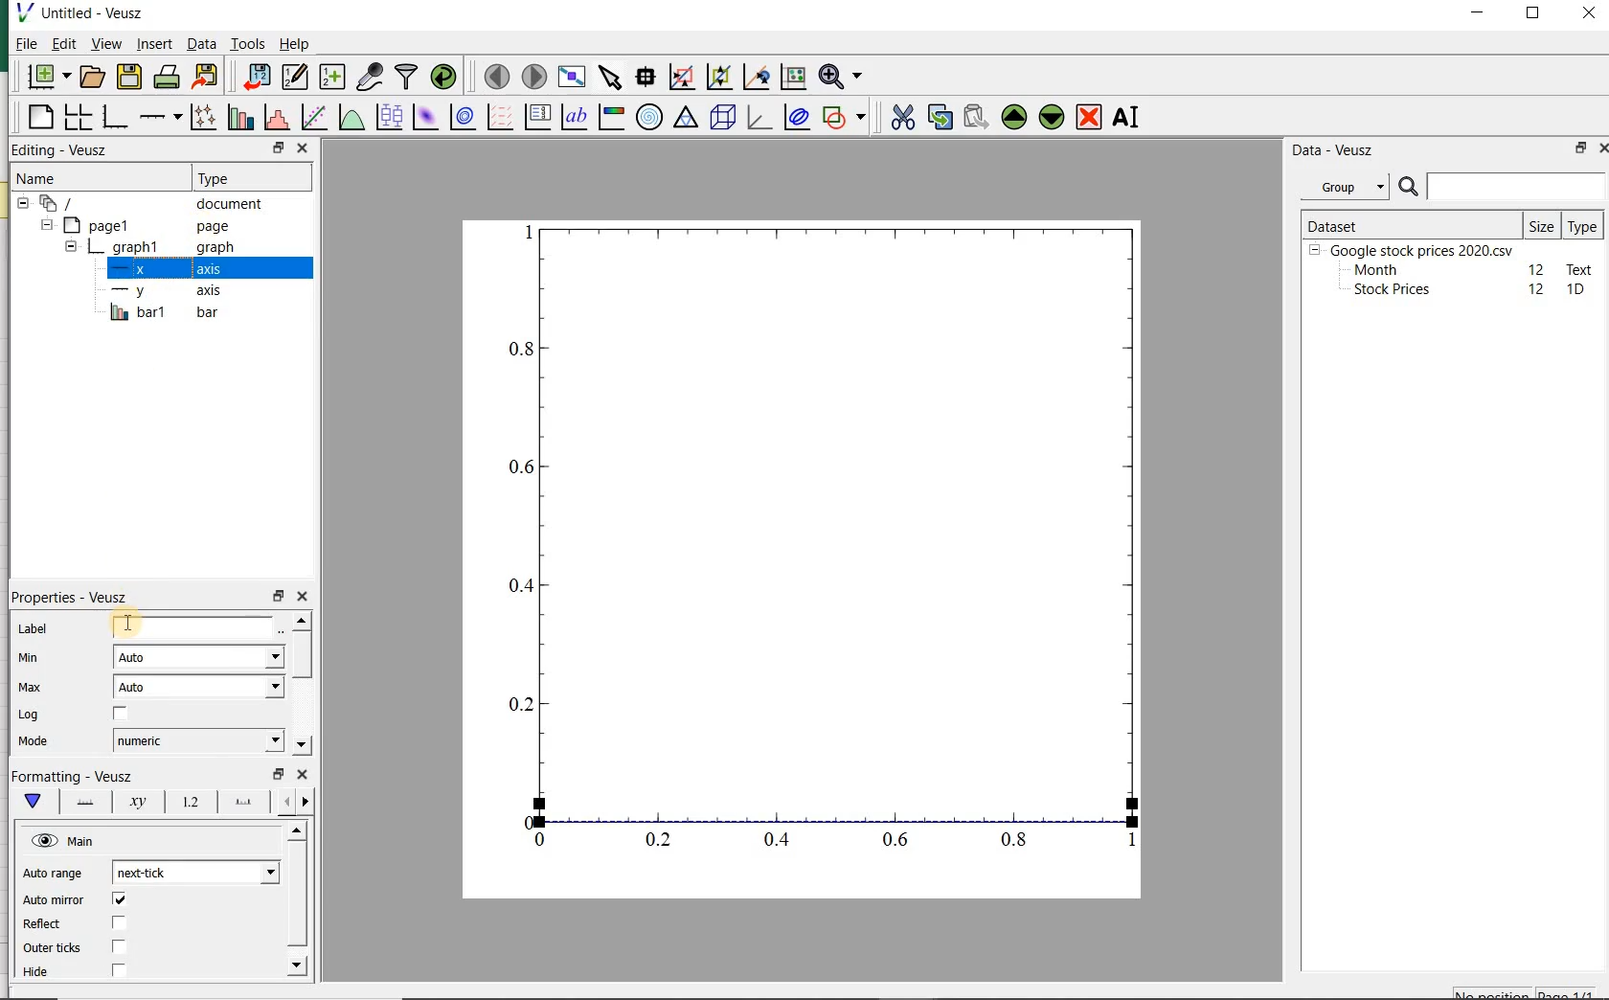  What do you see at coordinates (40, 976) in the screenshot?
I see `Hide` at bounding box center [40, 976].